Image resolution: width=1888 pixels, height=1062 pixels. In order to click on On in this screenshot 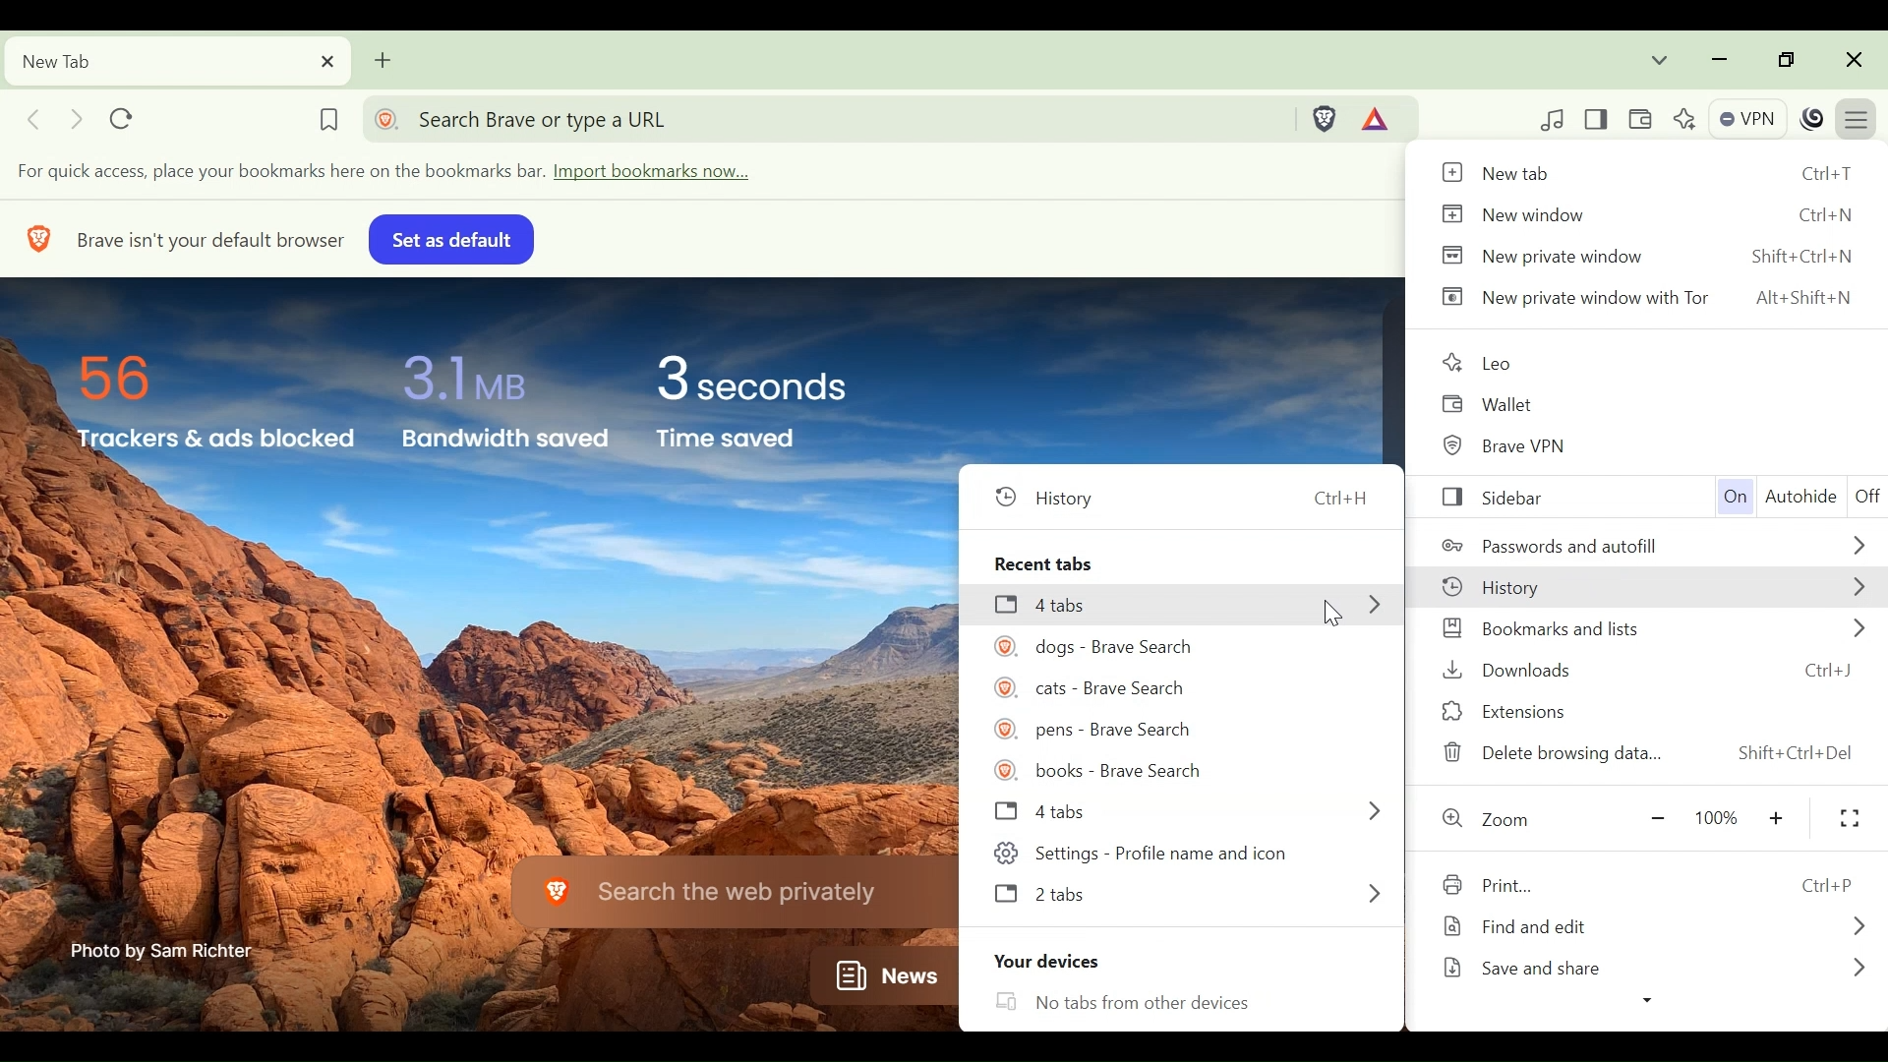, I will do `click(1731, 497)`.